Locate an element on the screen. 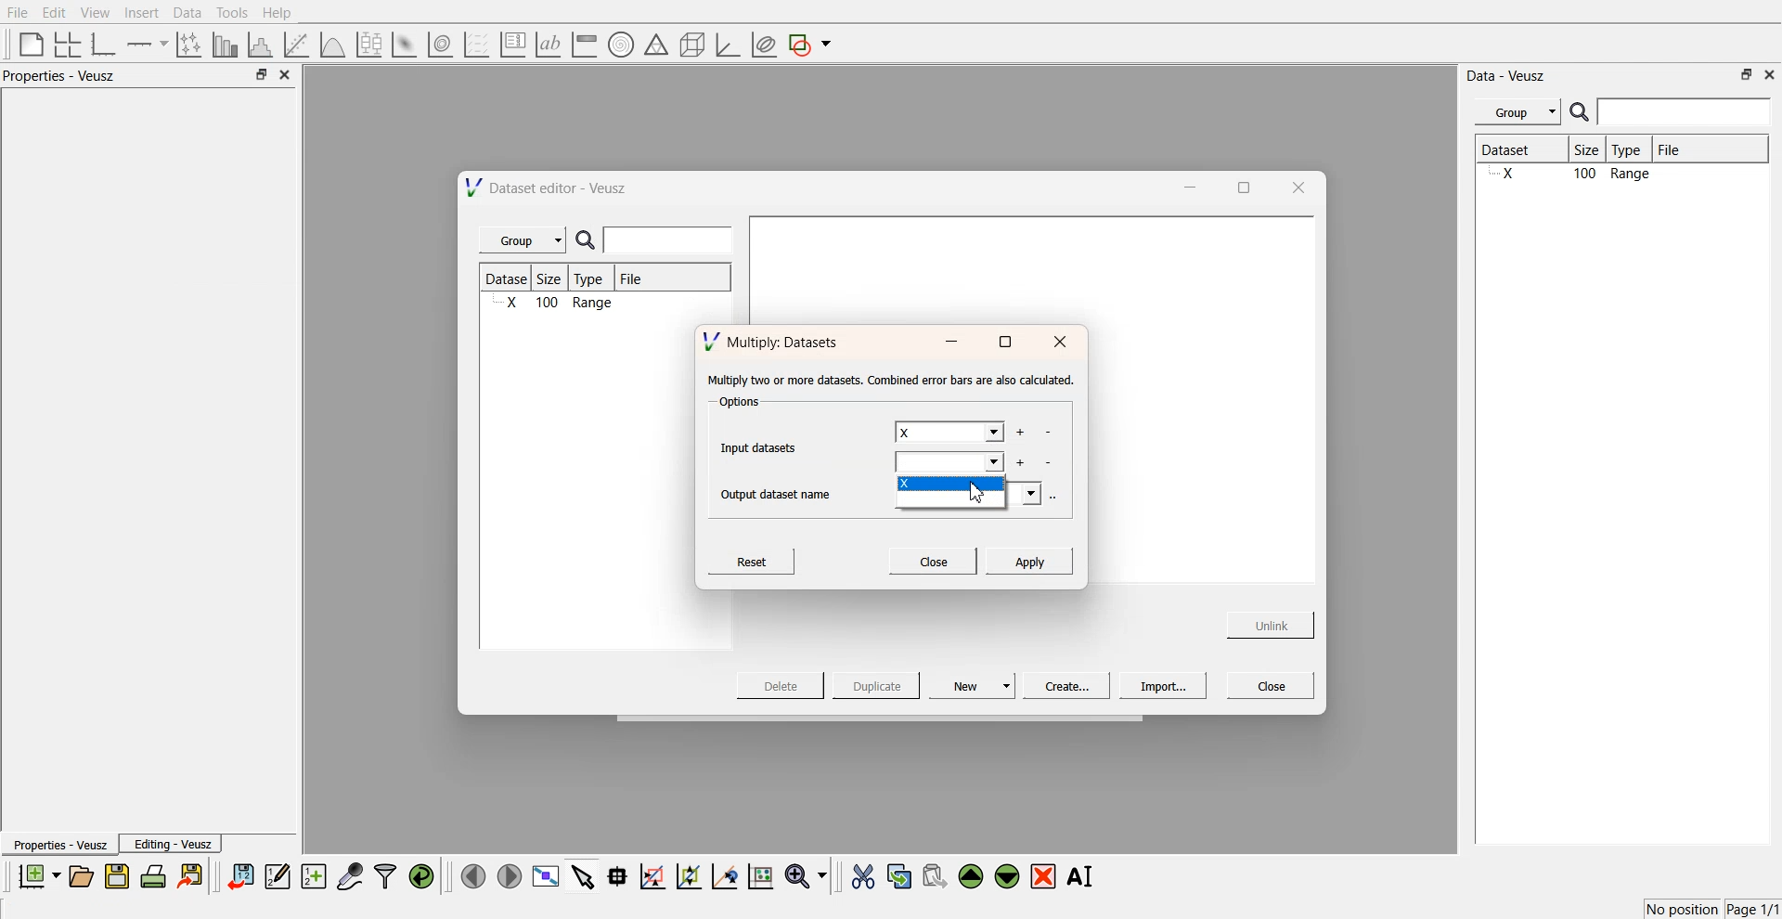 The image size is (1782, 919). cursor is located at coordinates (980, 496).